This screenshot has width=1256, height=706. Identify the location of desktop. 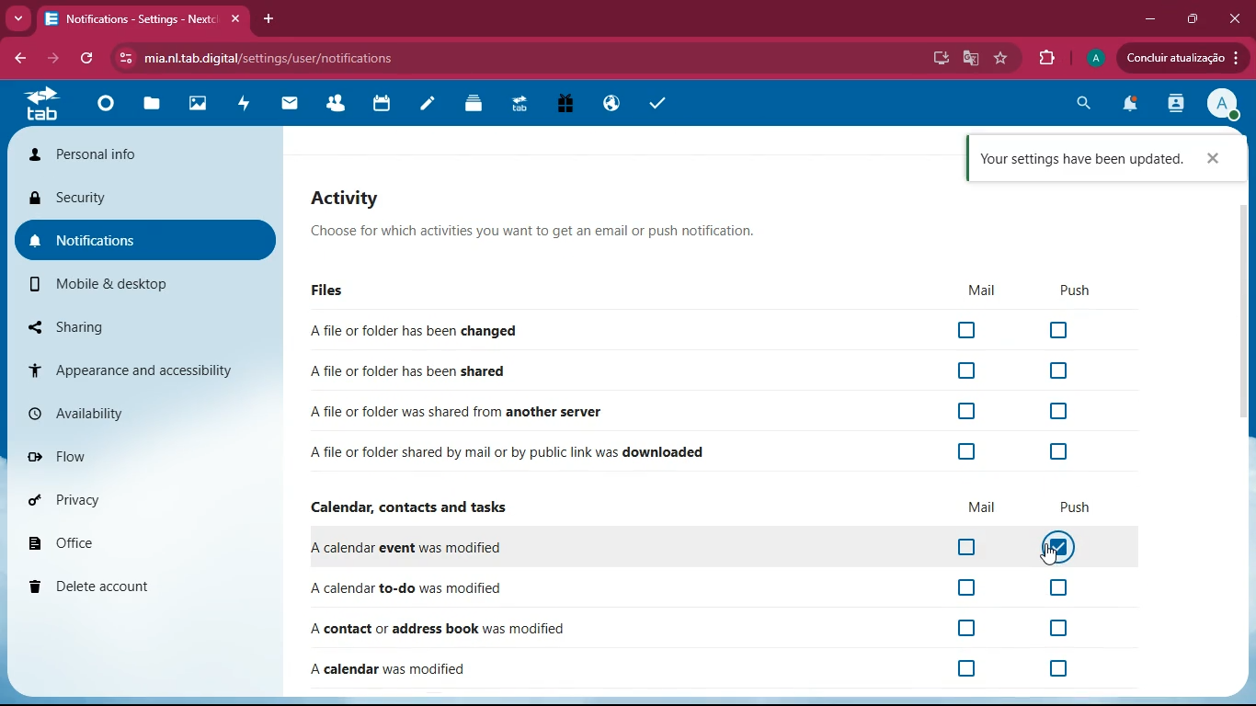
(938, 60).